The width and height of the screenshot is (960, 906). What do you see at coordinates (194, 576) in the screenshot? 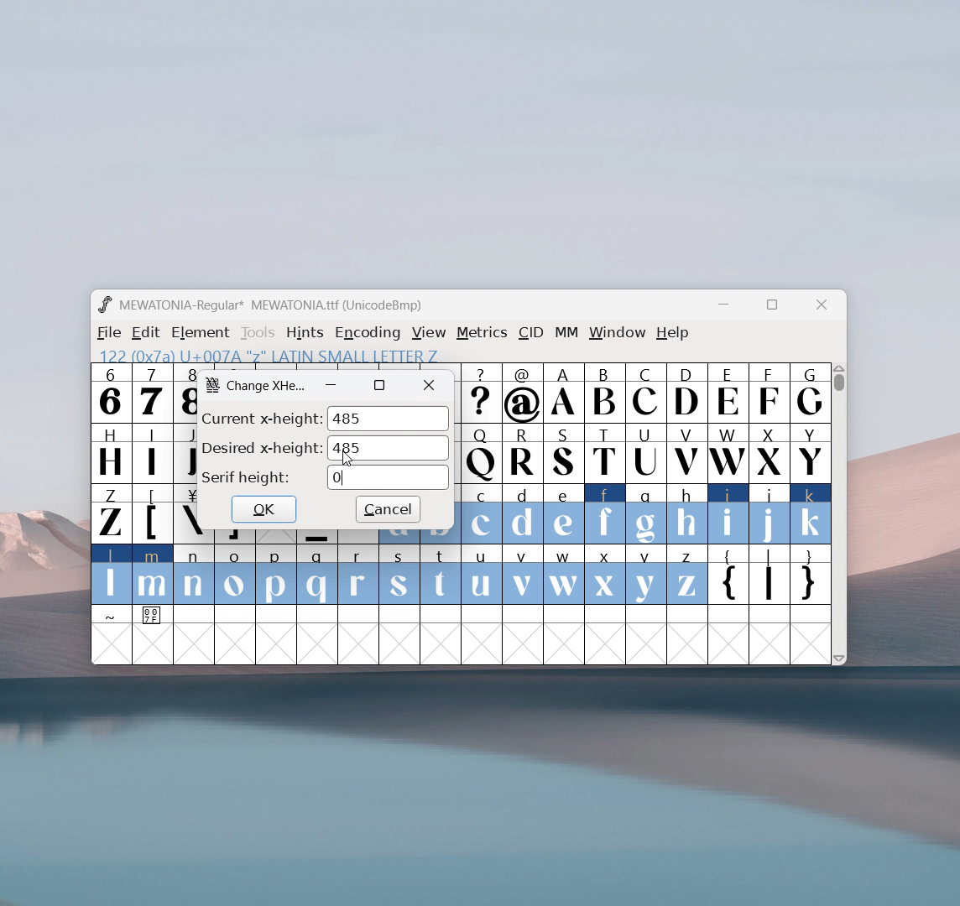
I see `n` at bounding box center [194, 576].